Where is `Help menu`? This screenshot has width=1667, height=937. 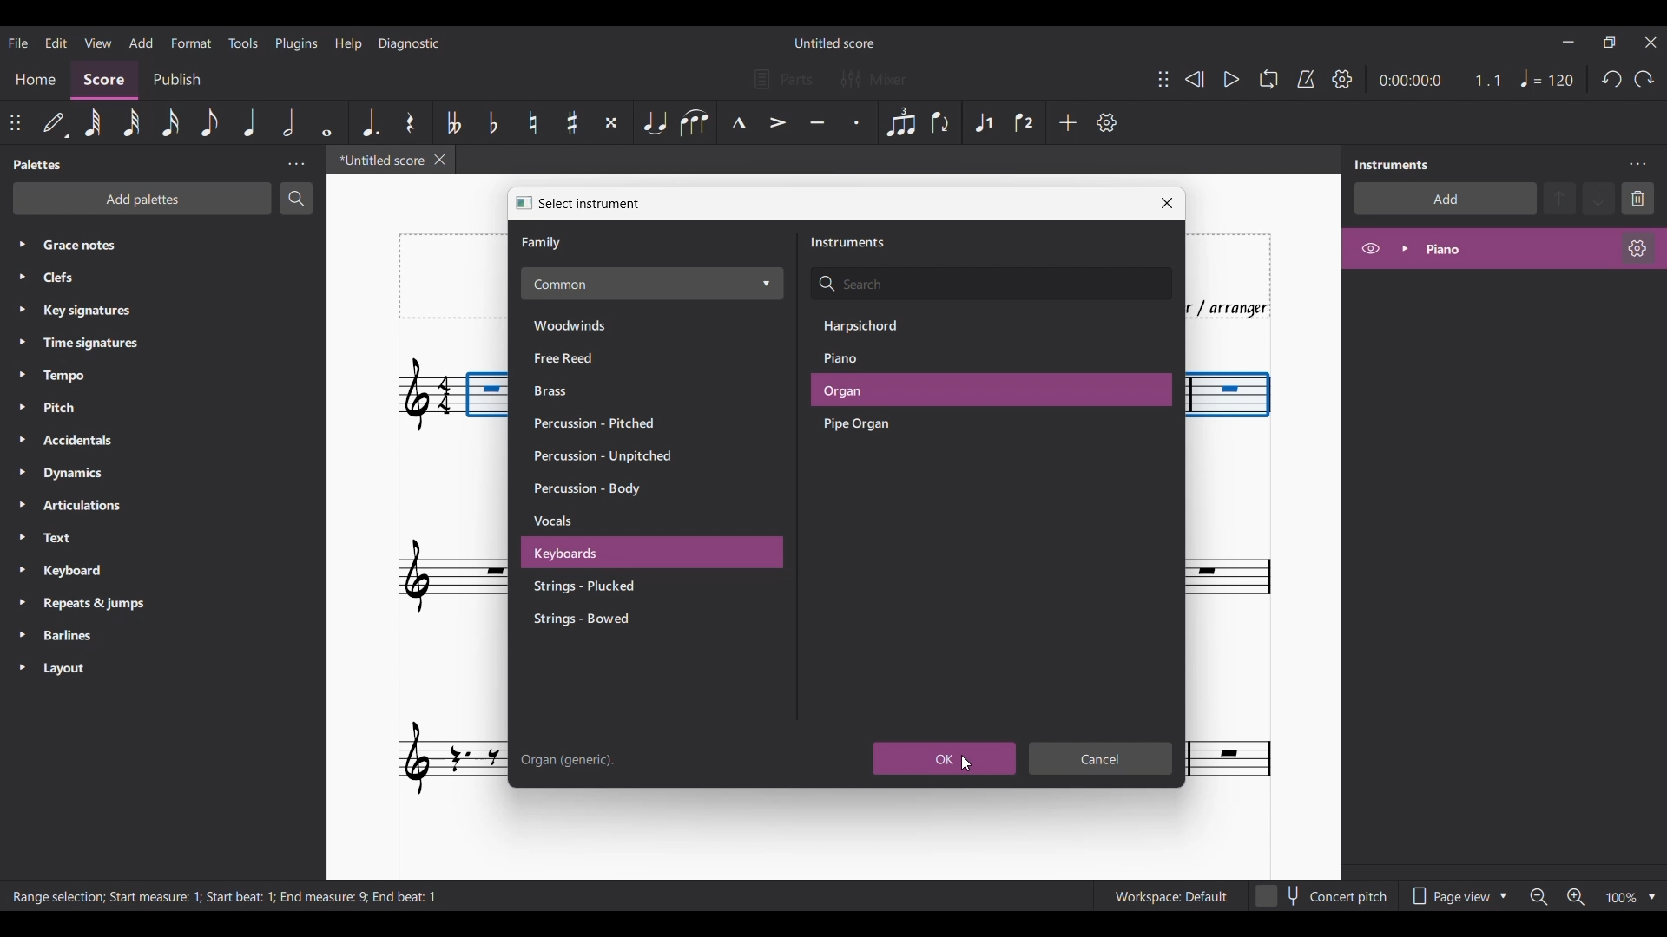
Help menu is located at coordinates (350, 43).